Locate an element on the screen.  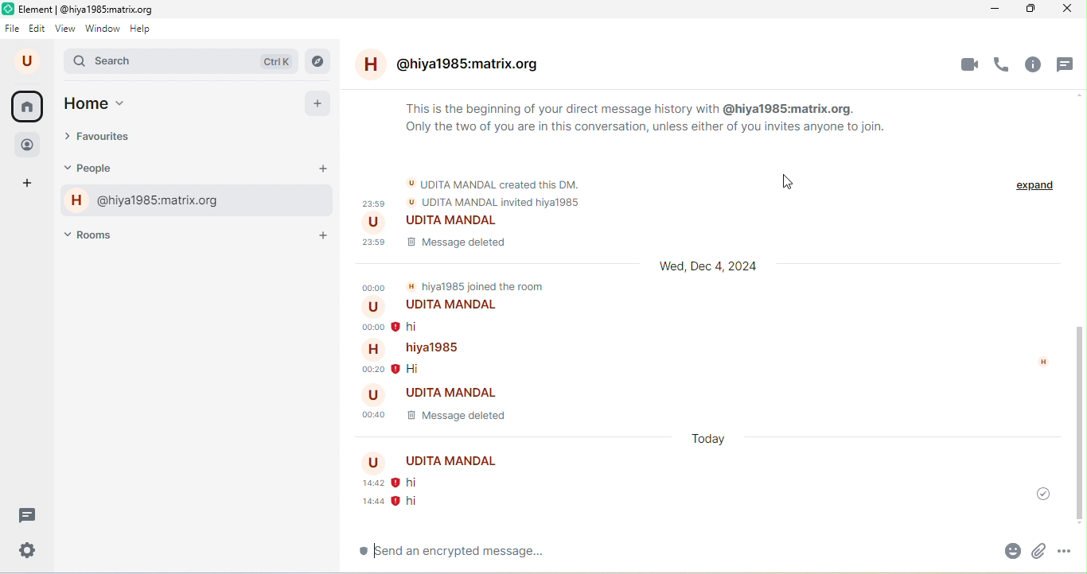
threads is located at coordinates (29, 514).